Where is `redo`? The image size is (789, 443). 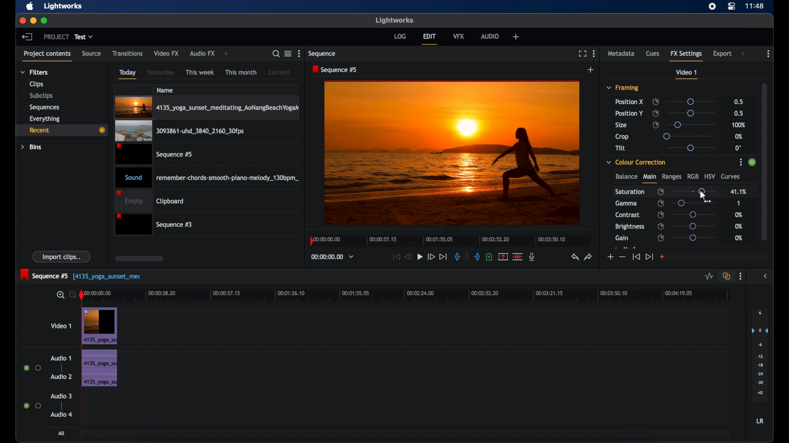 redo is located at coordinates (588, 257).